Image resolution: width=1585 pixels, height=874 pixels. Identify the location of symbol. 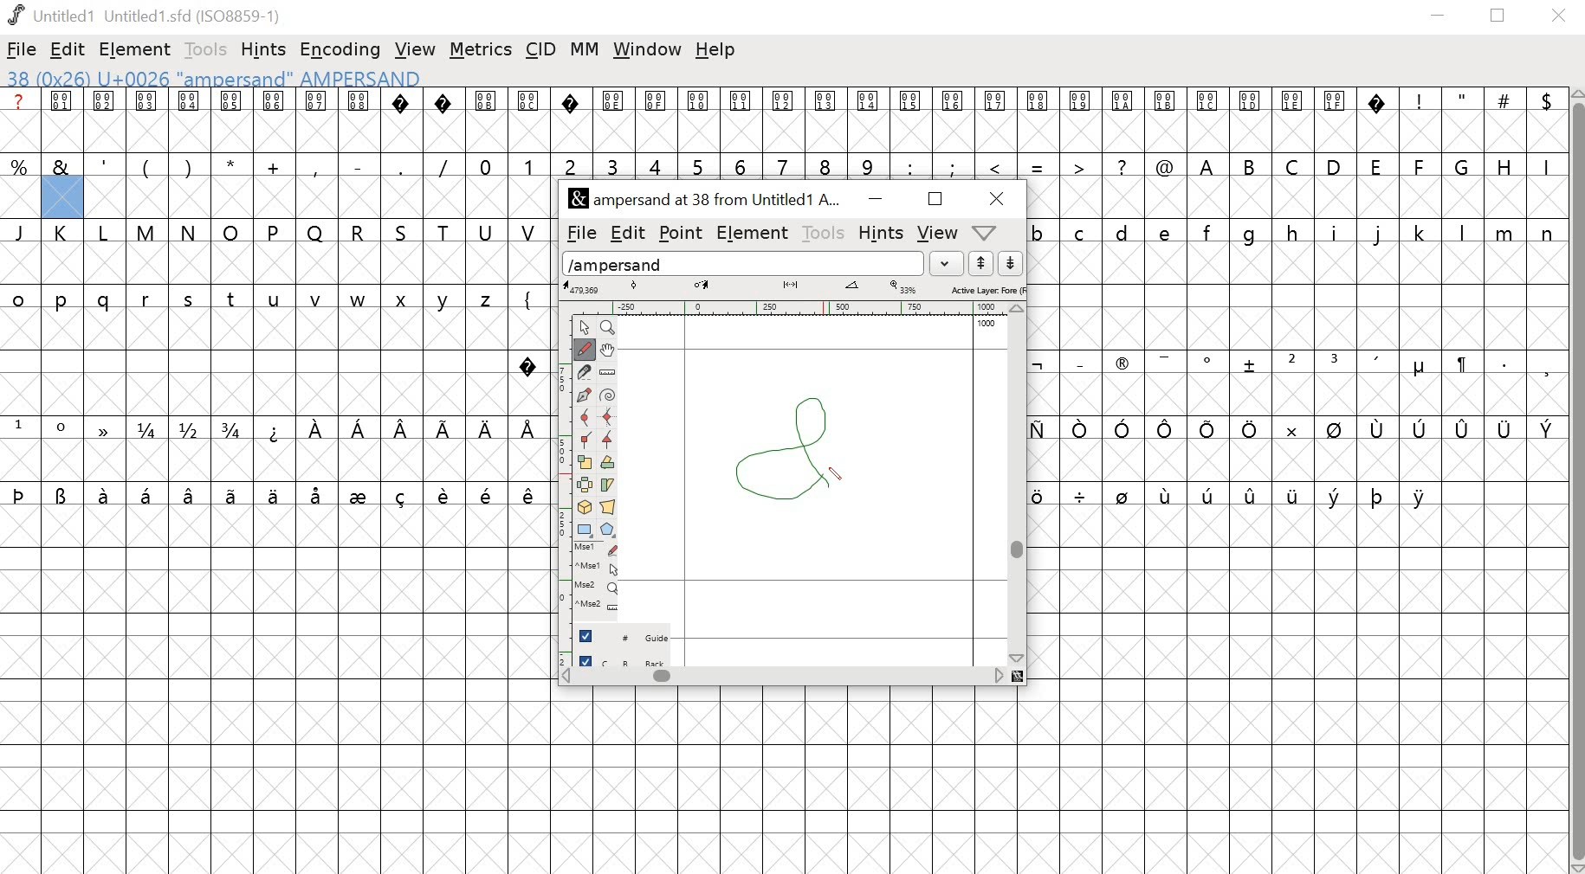
(149, 494).